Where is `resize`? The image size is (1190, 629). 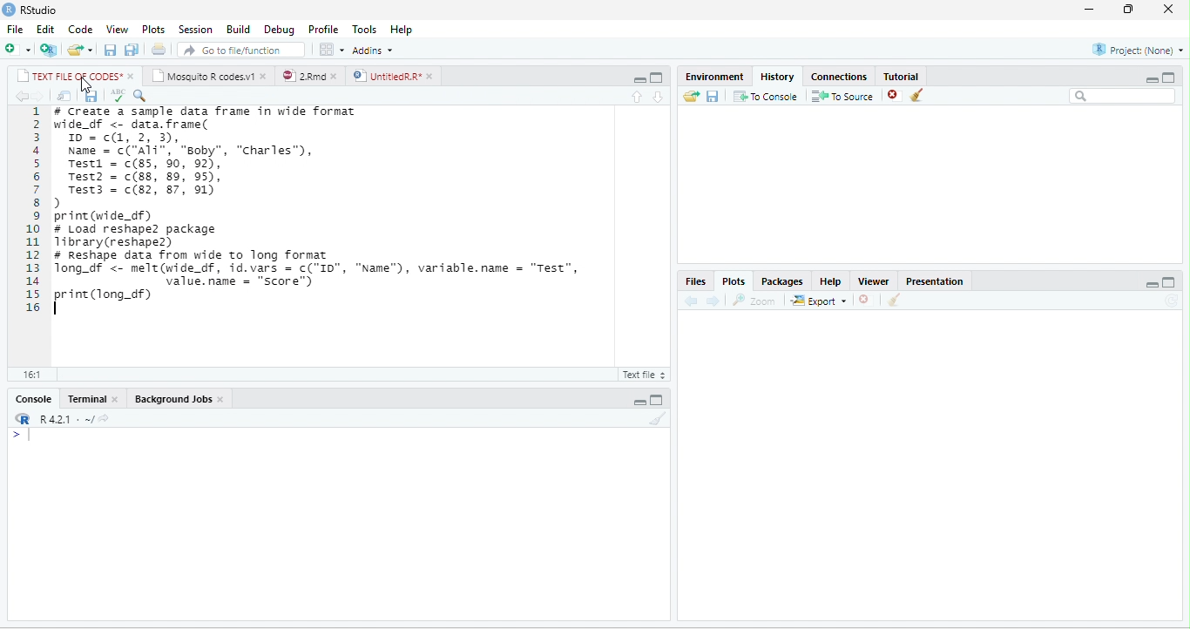 resize is located at coordinates (1128, 10).